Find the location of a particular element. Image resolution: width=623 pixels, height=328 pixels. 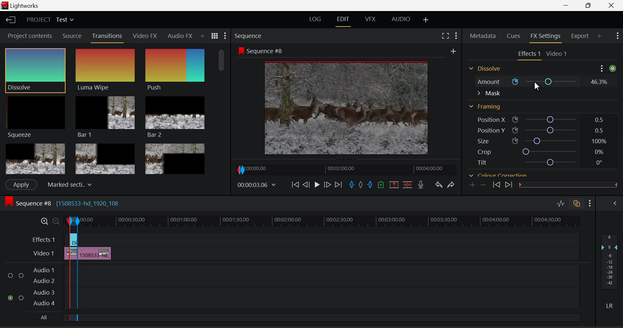

Source is located at coordinates (72, 36).